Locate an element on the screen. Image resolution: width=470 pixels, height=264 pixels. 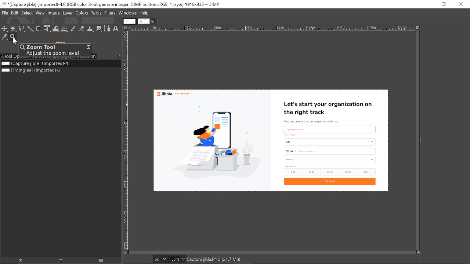
Ellipse select tool is located at coordinates (13, 29).